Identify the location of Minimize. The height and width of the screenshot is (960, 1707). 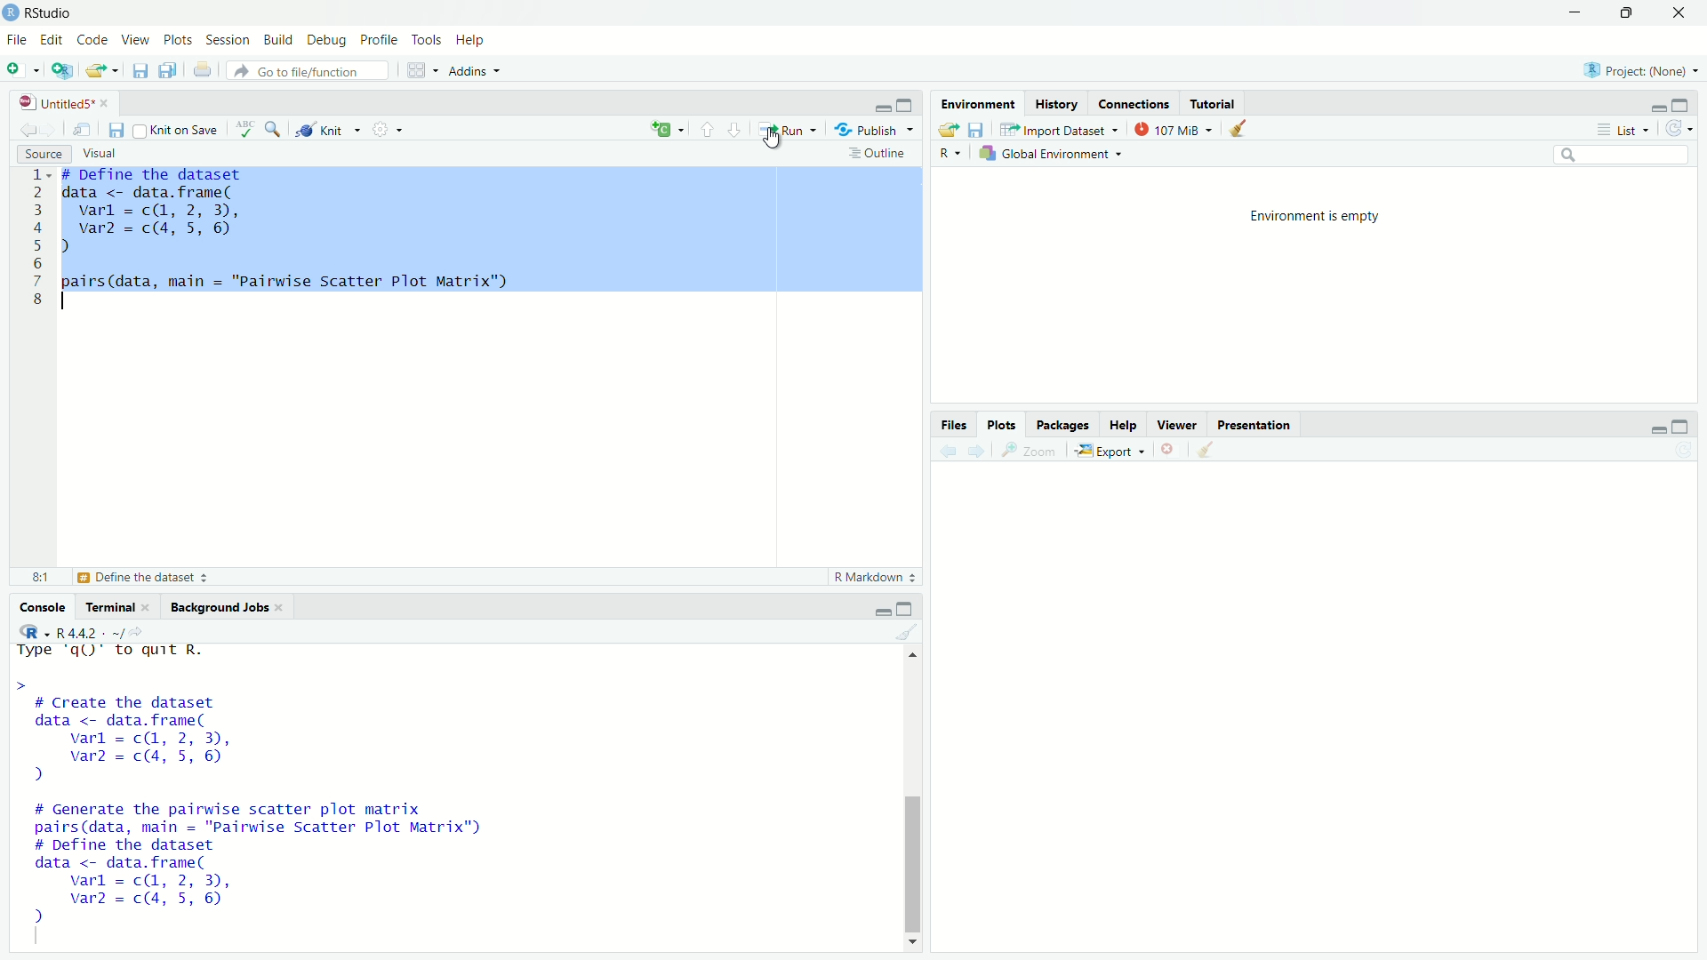
(881, 611).